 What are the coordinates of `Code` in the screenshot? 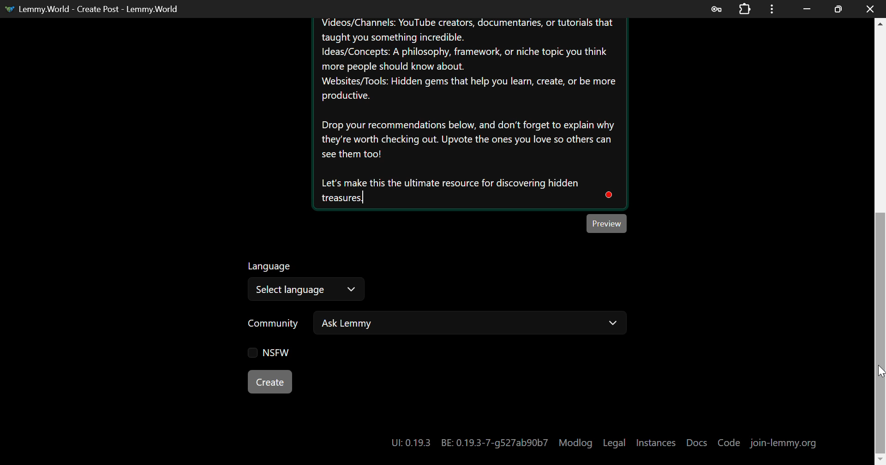 It's located at (729, 443).